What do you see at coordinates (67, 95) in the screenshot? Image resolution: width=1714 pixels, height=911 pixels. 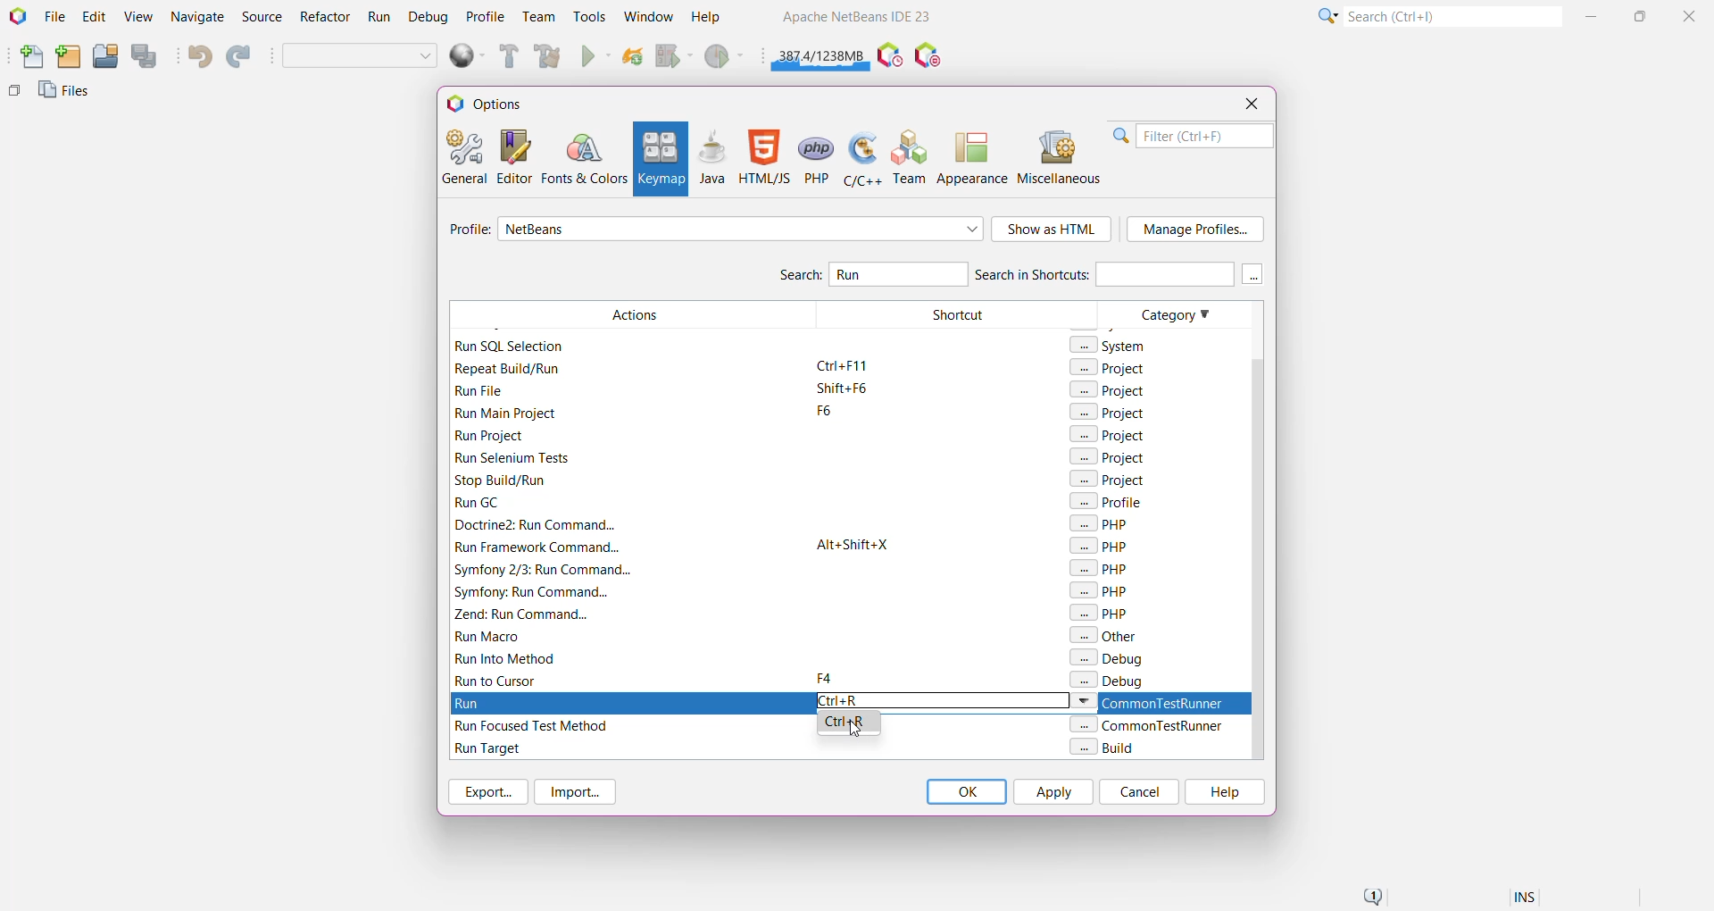 I see `Files` at bounding box center [67, 95].